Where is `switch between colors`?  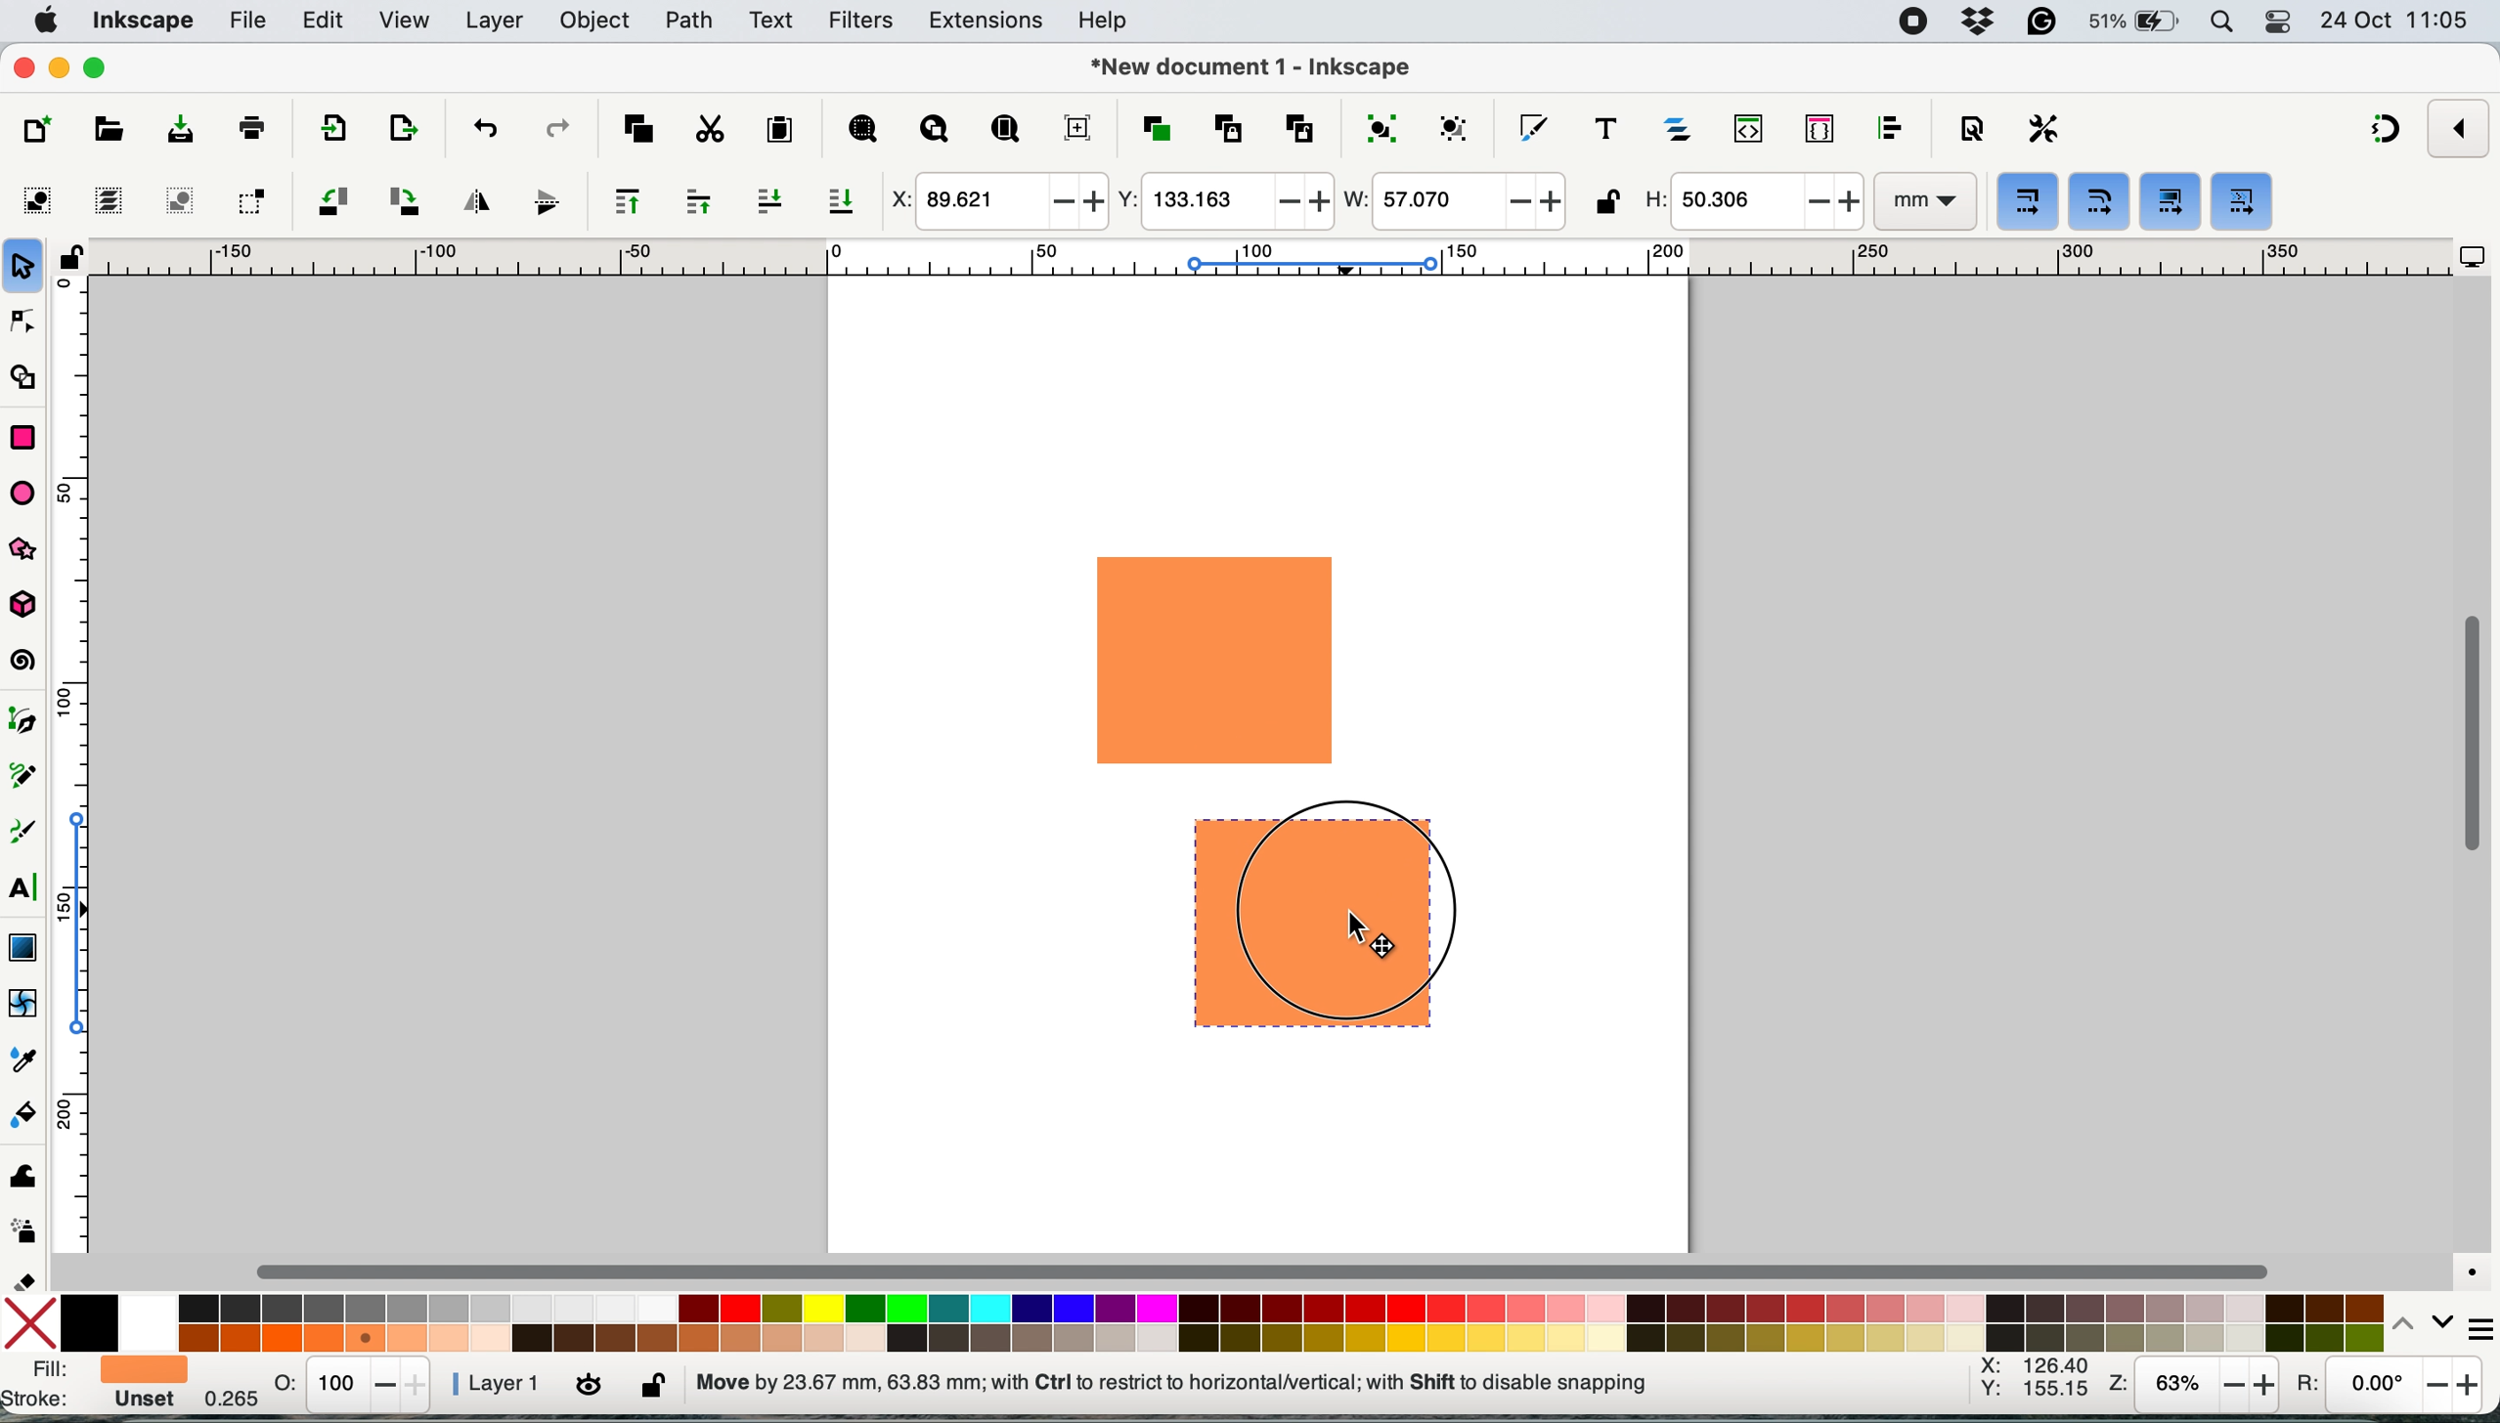
switch between colors is located at coordinates (2411, 1322).